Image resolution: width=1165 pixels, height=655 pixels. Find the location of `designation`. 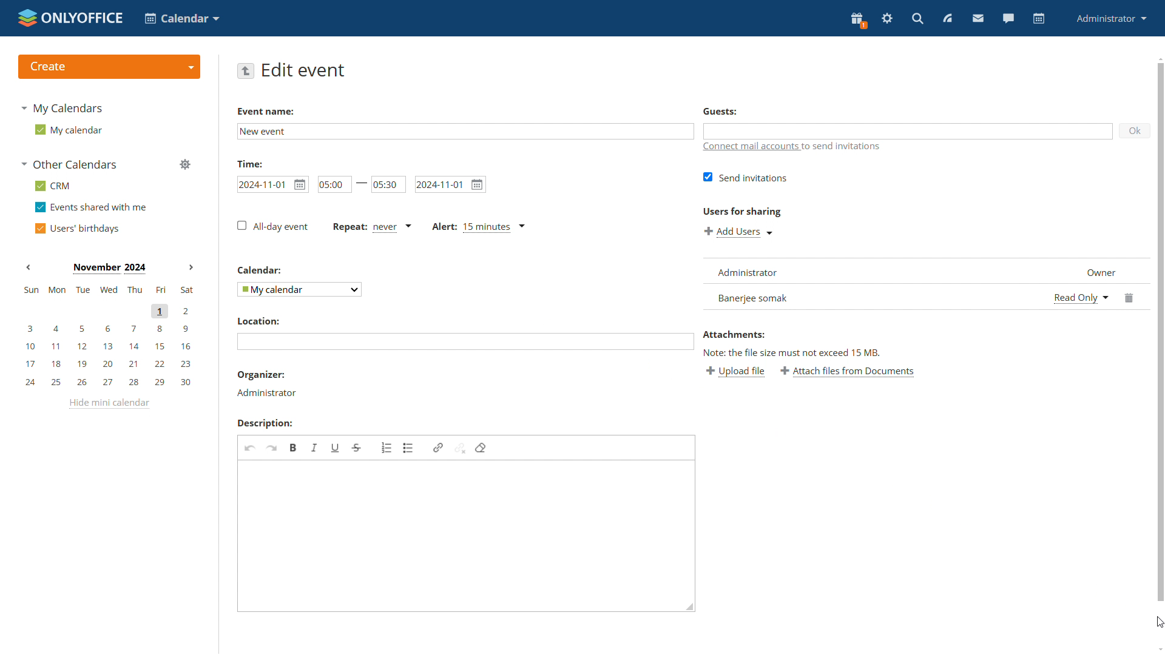

designation is located at coordinates (1095, 270).